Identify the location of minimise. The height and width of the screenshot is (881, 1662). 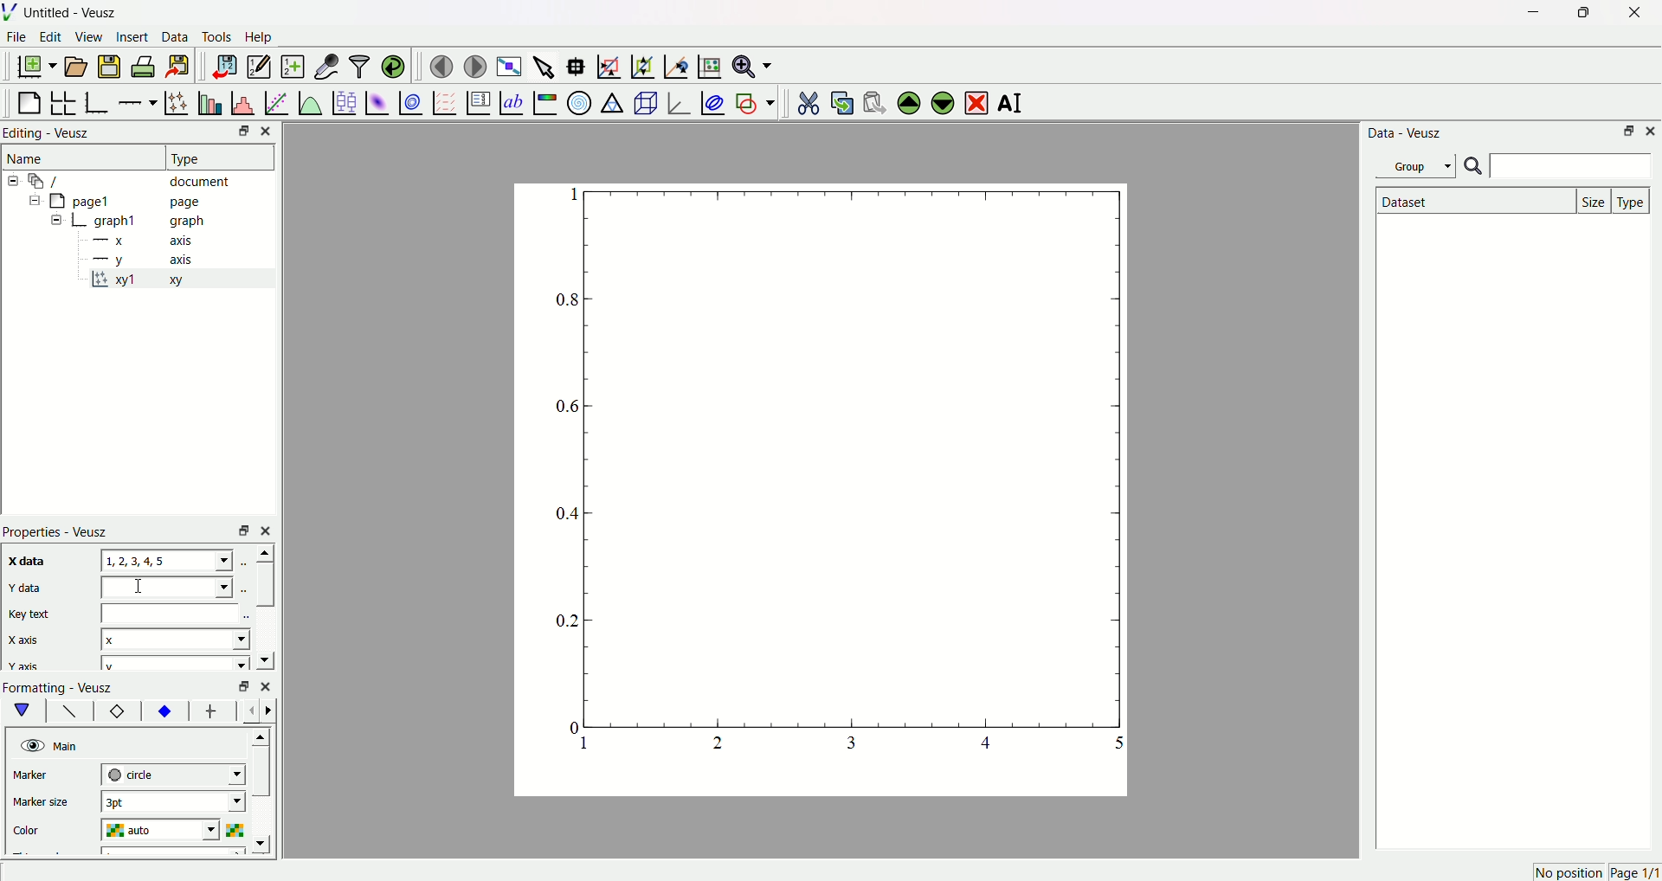
(239, 530).